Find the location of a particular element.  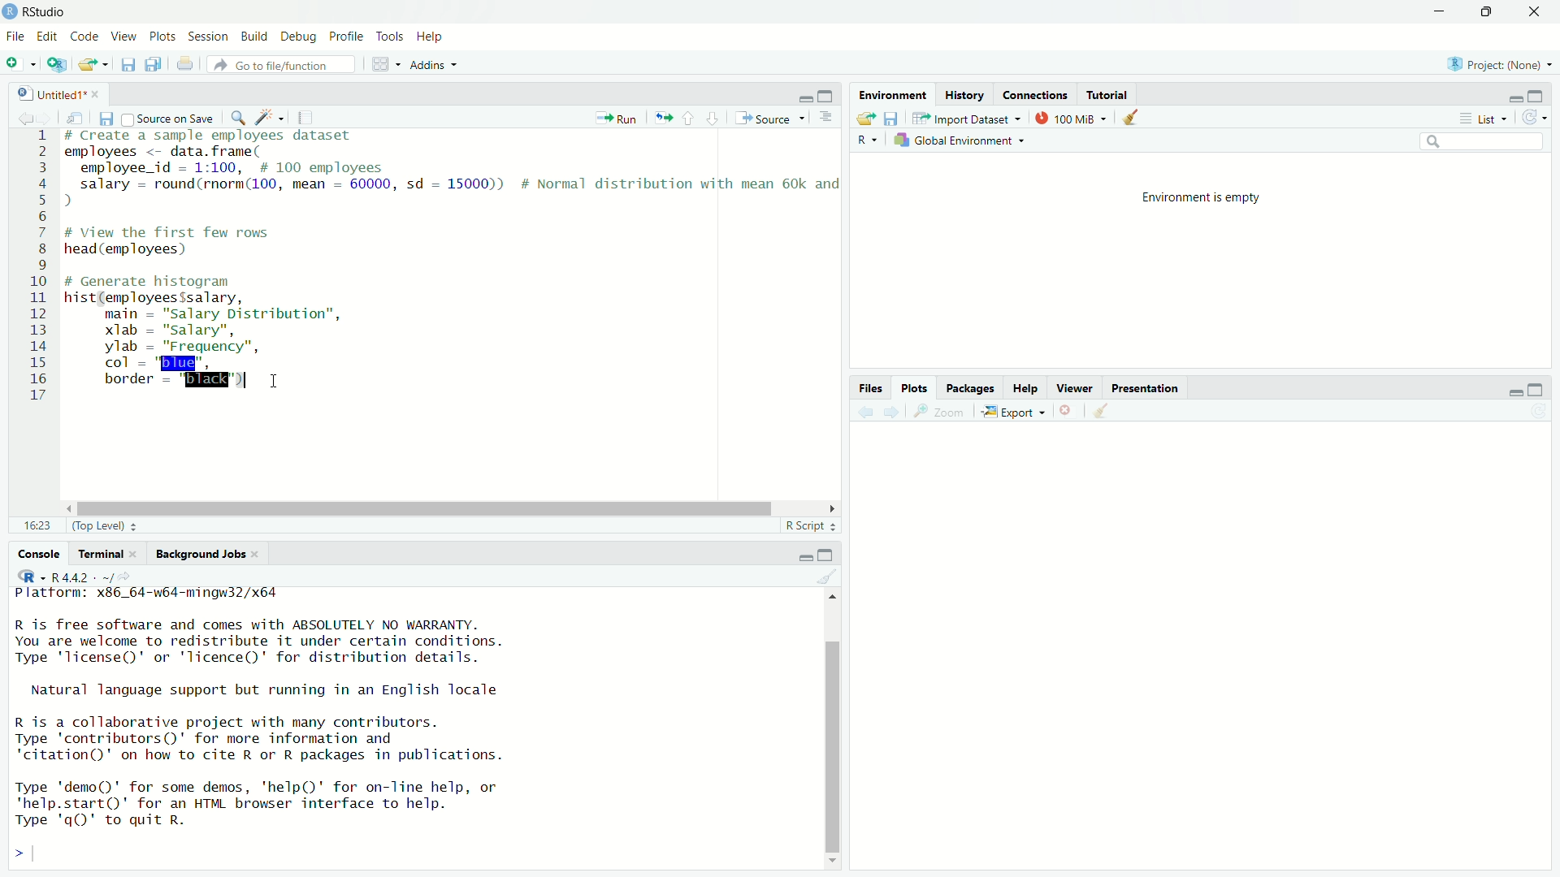

R- is located at coordinates (31, 576).